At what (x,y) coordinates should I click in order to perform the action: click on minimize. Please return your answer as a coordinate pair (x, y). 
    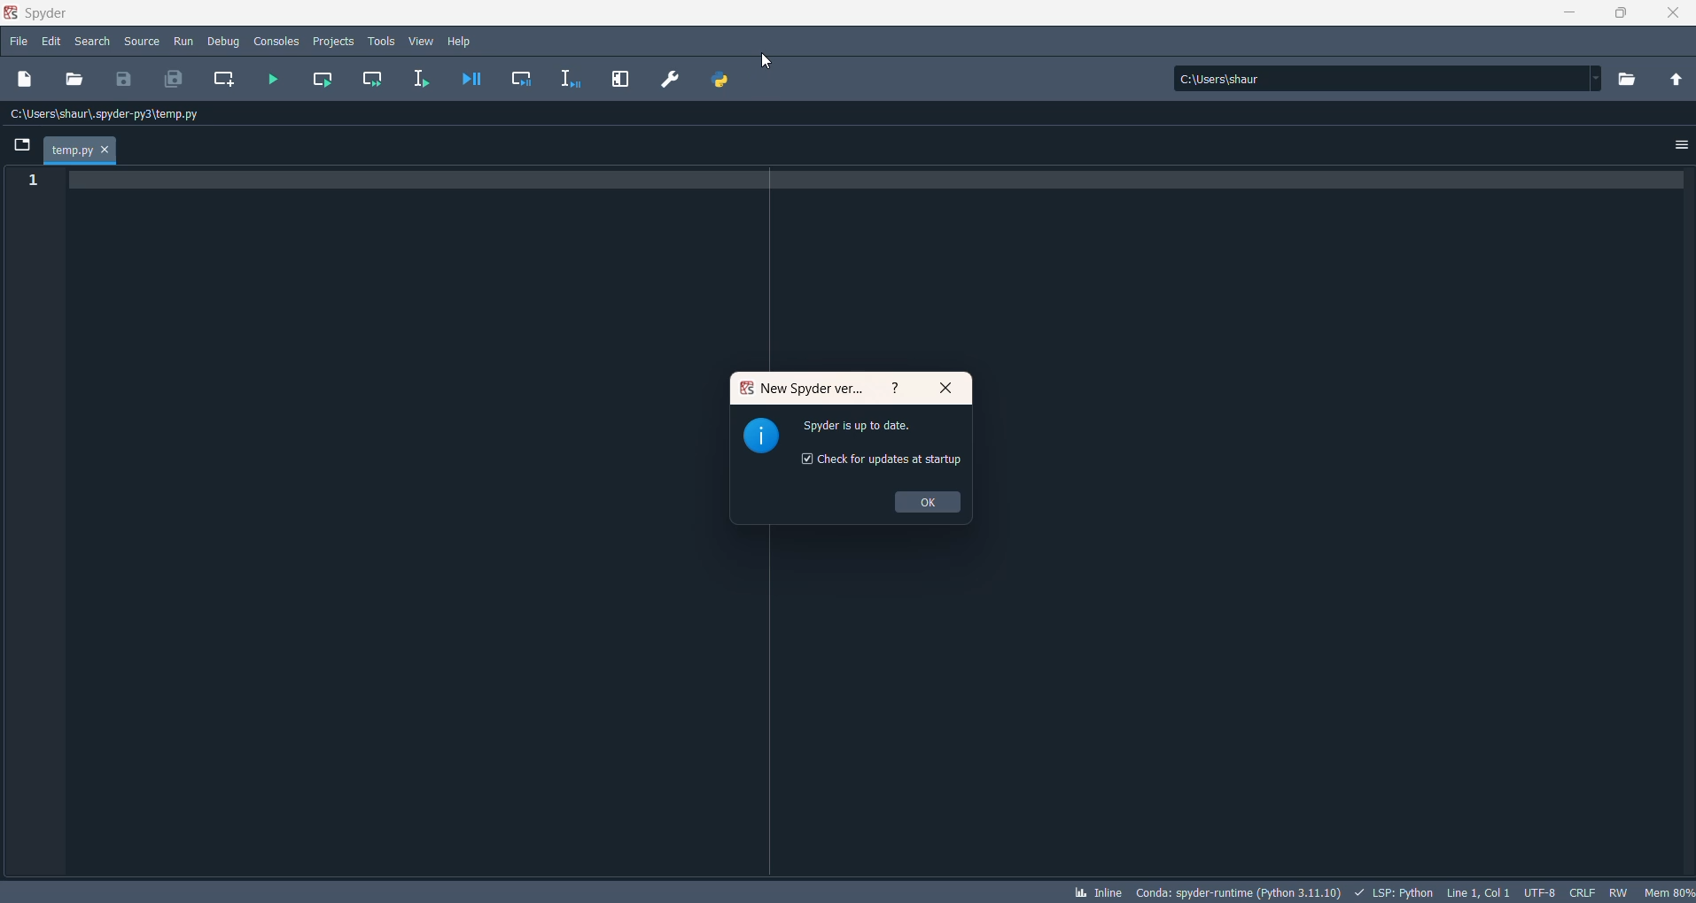
    Looking at the image, I should click on (1564, 14).